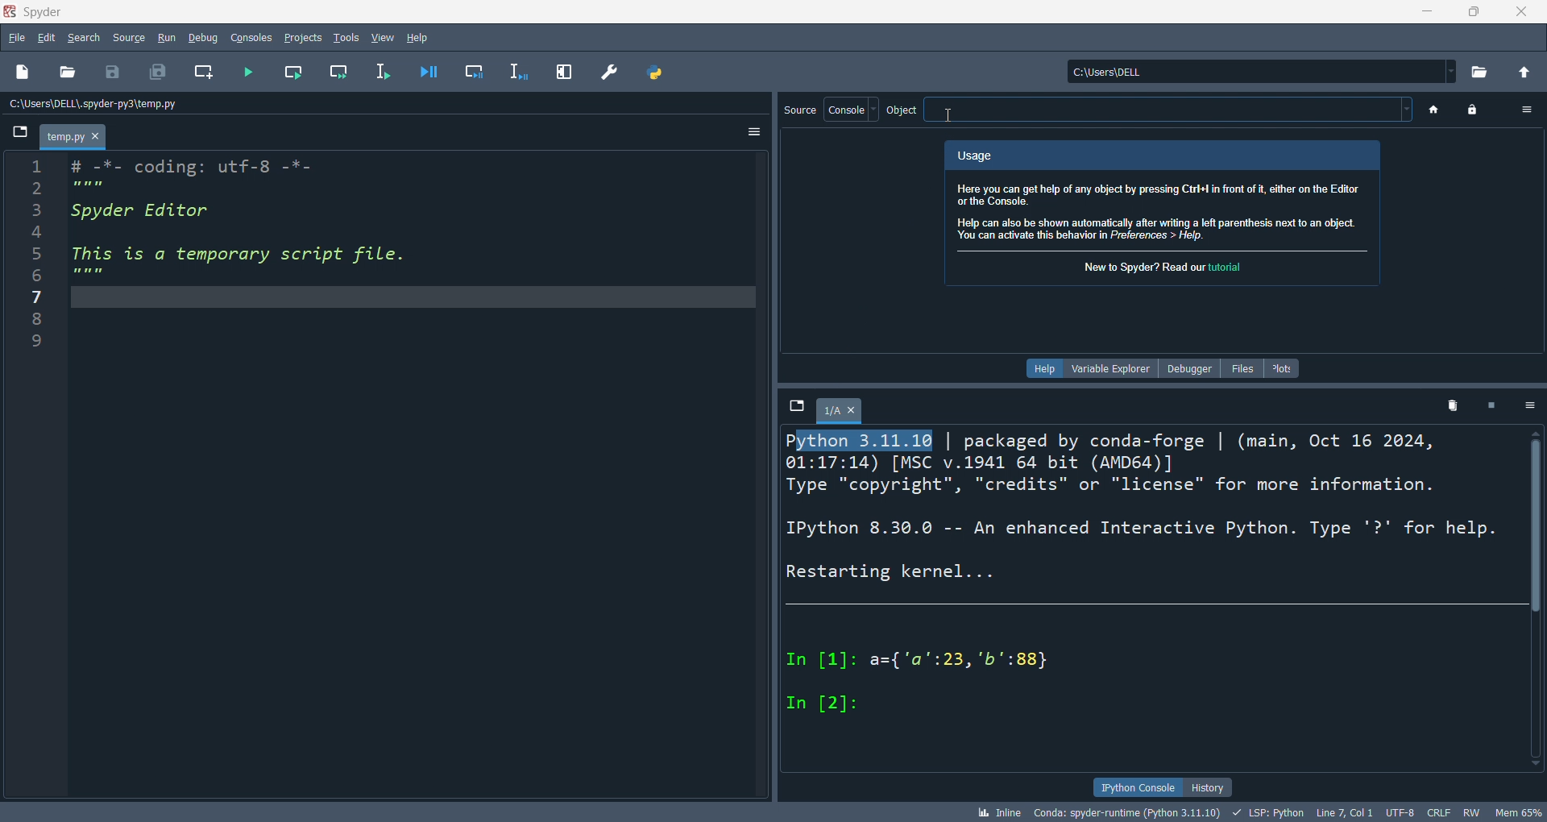 The width and height of the screenshot is (1547, 822). Describe the element at coordinates (337, 73) in the screenshot. I see `run cell and move` at that location.